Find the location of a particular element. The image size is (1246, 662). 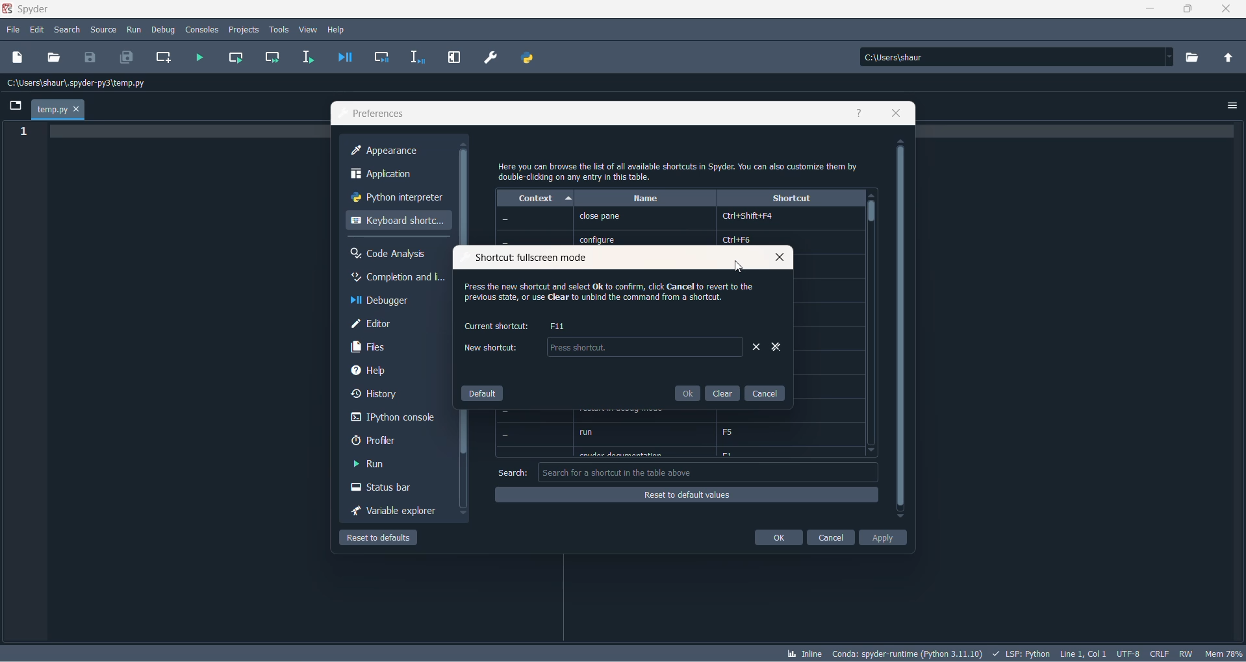

minimize is located at coordinates (1153, 11).